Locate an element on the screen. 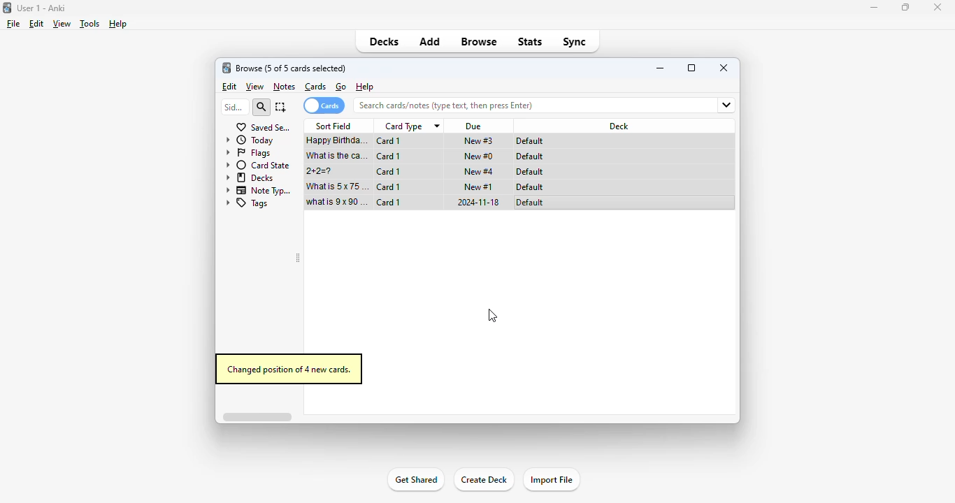  cards is located at coordinates (315, 87).